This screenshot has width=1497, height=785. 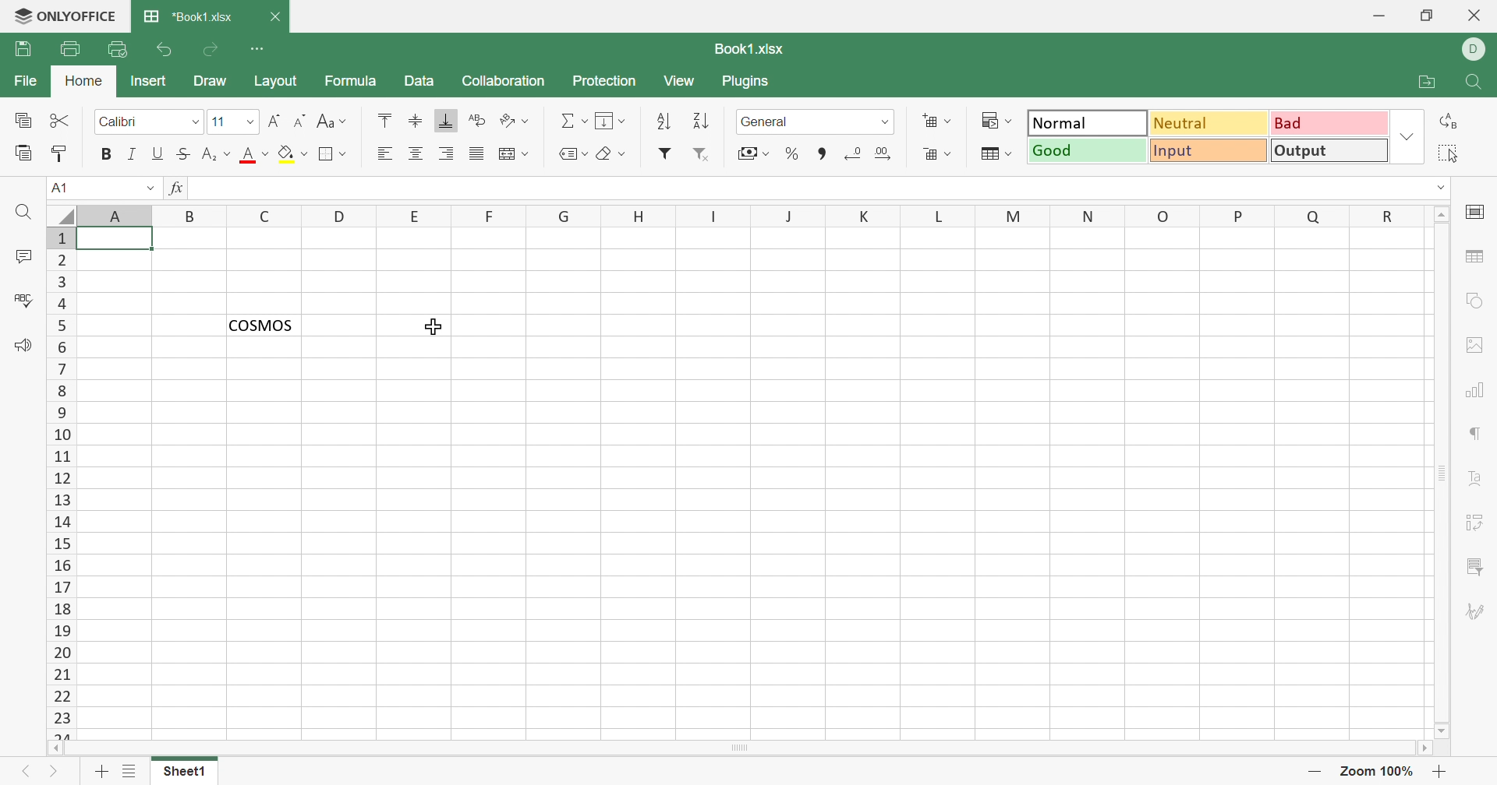 What do you see at coordinates (252, 121) in the screenshot?
I see `Drop down` at bounding box center [252, 121].